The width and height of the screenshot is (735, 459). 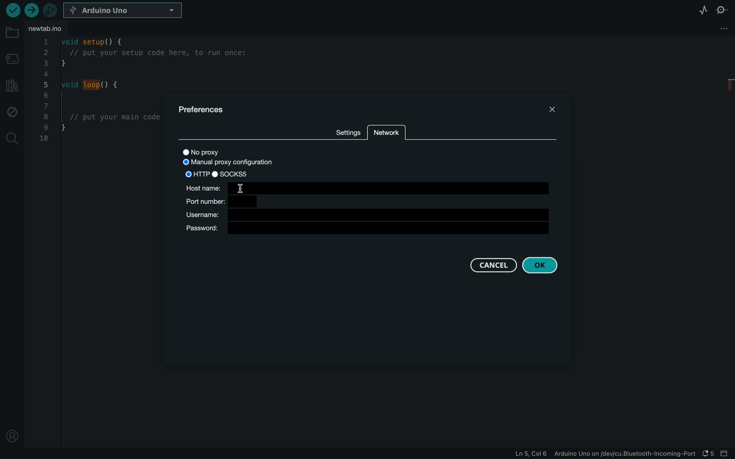 What do you see at coordinates (726, 454) in the screenshot?
I see `close slide bar` at bounding box center [726, 454].